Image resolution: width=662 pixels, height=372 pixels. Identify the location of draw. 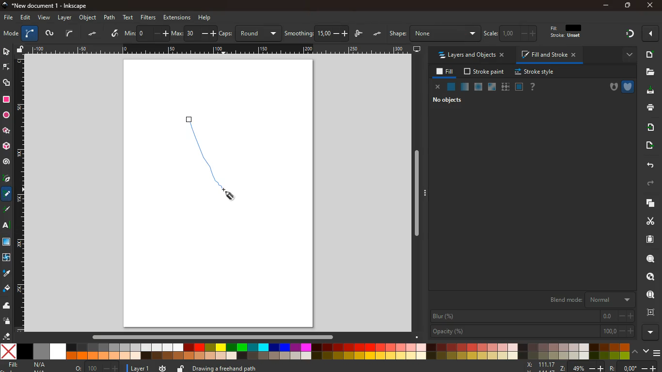
(7, 211).